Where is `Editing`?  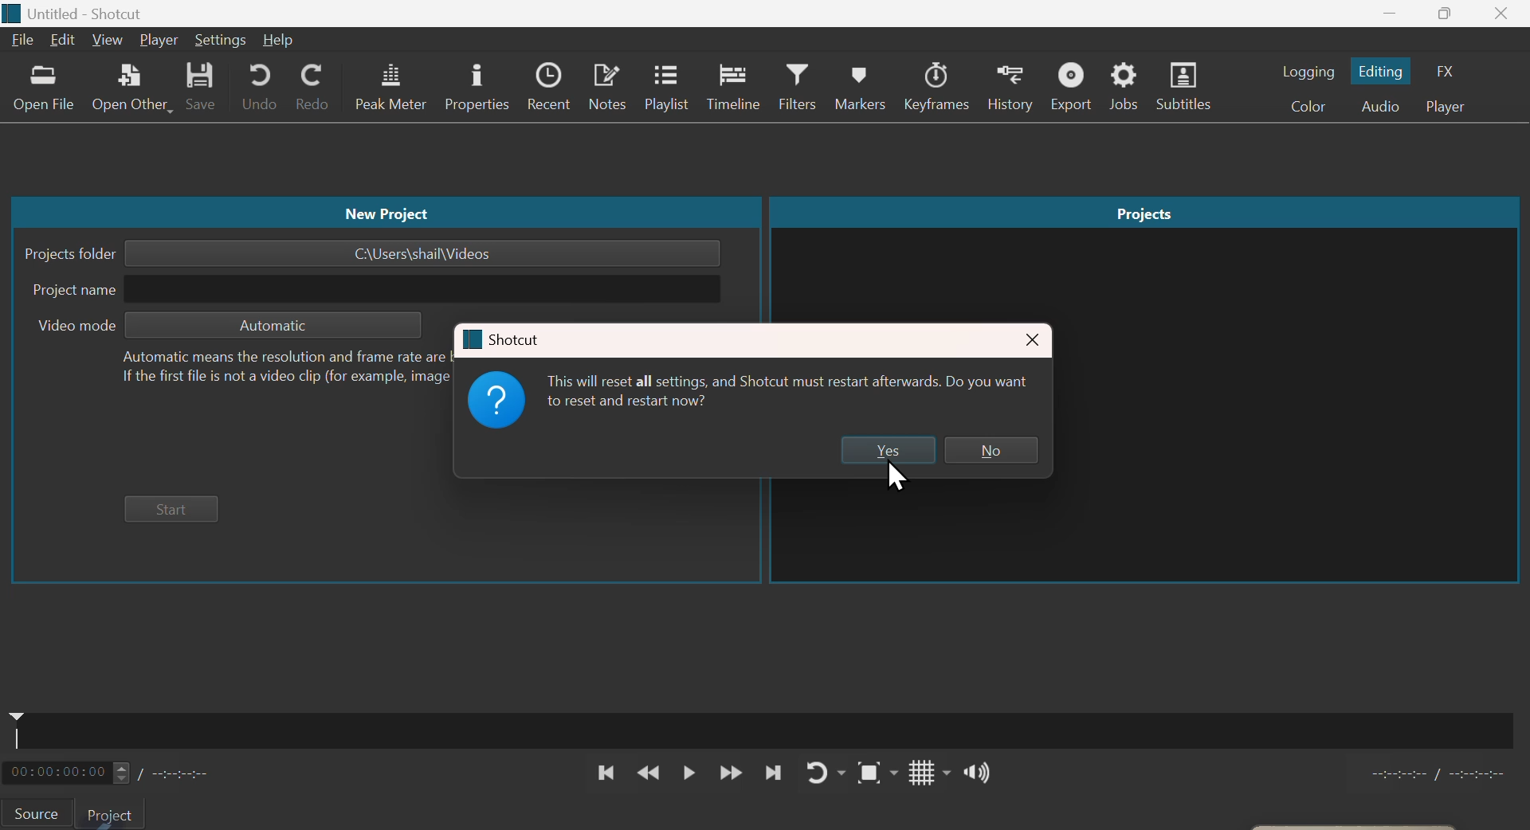 Editing is located at coordinates (1385, 70).